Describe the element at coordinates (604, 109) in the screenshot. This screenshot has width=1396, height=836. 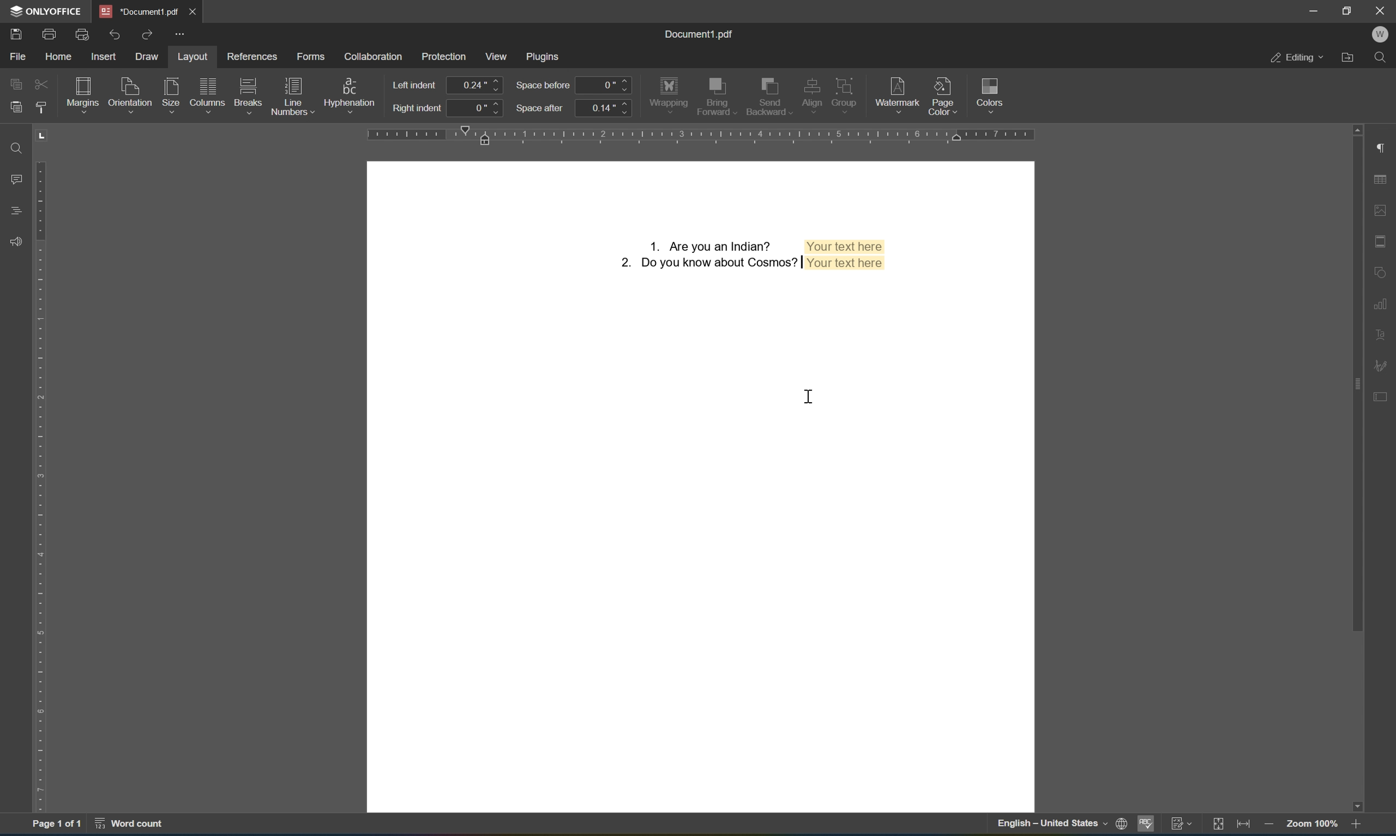
I see `0.14` at that location.